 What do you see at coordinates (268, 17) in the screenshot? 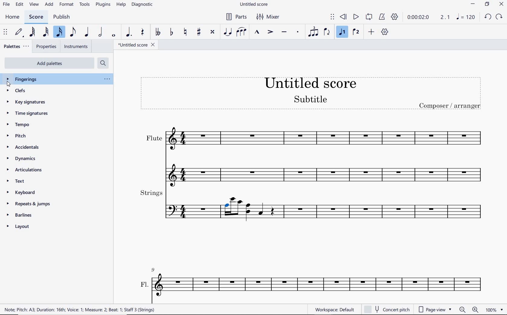
I see `mixer` at bounding box center [268, 17].